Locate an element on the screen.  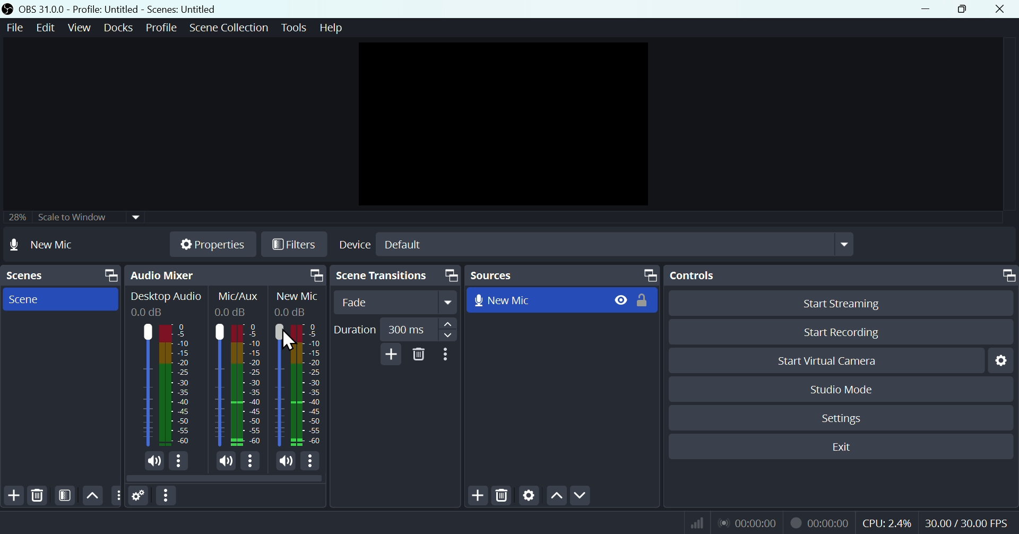
View is located at coordinates (81, 28).